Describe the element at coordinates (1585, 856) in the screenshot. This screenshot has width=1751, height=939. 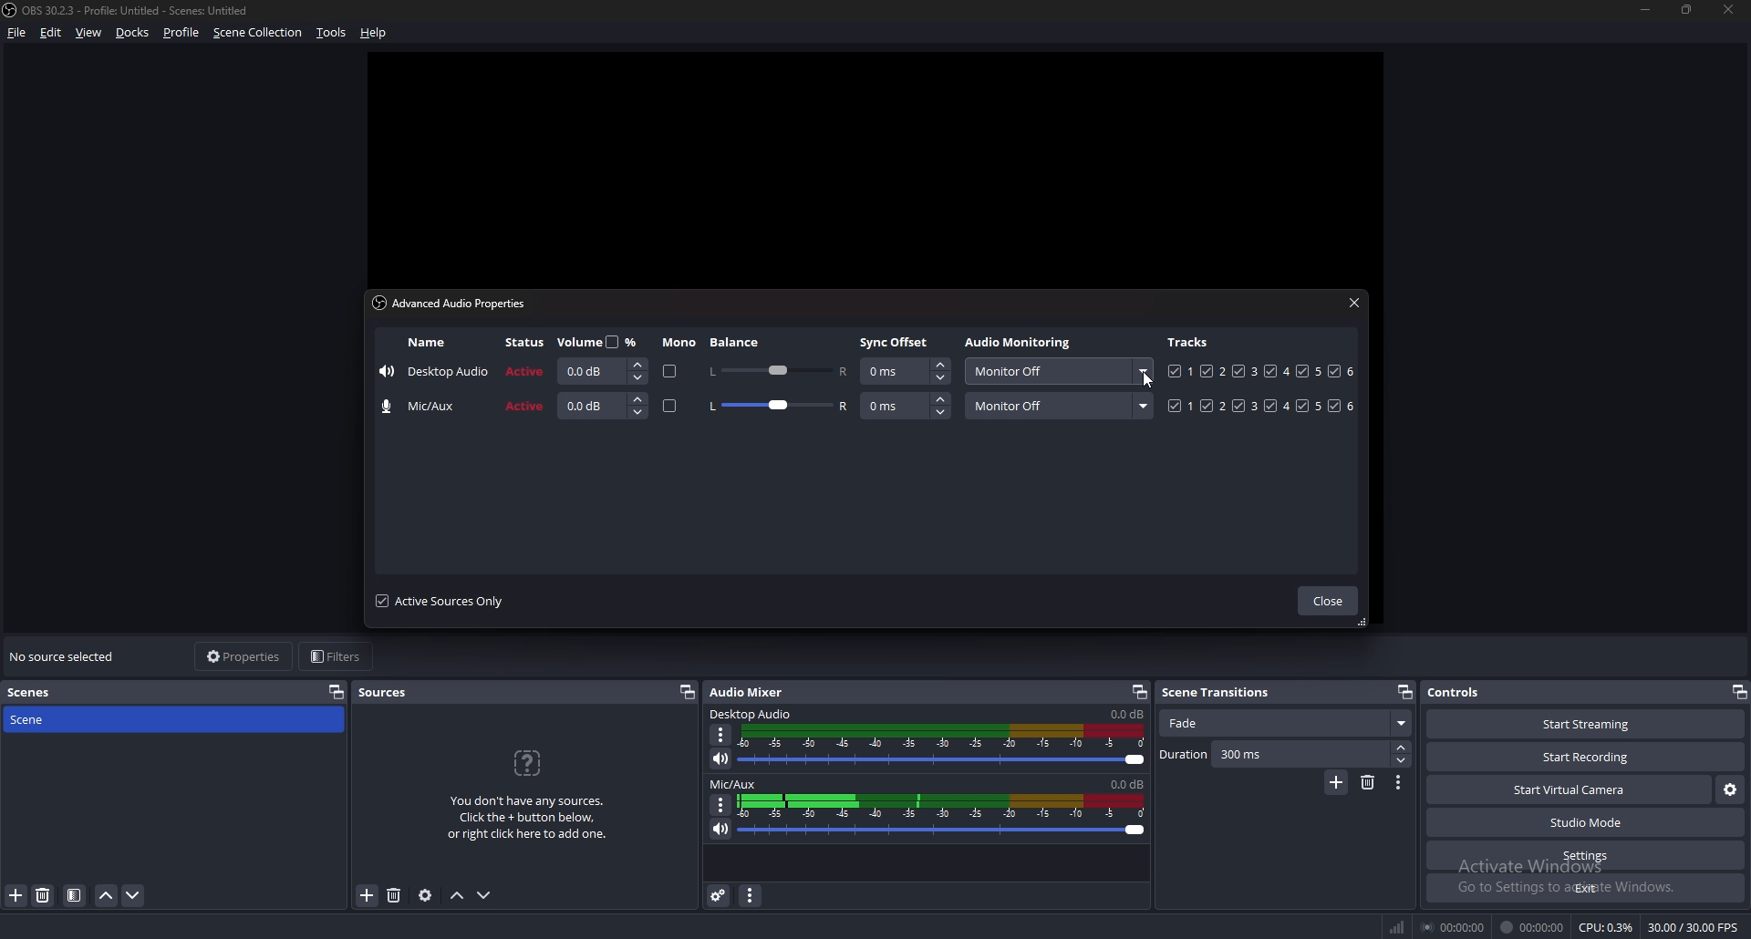
I see `settings` at that location.